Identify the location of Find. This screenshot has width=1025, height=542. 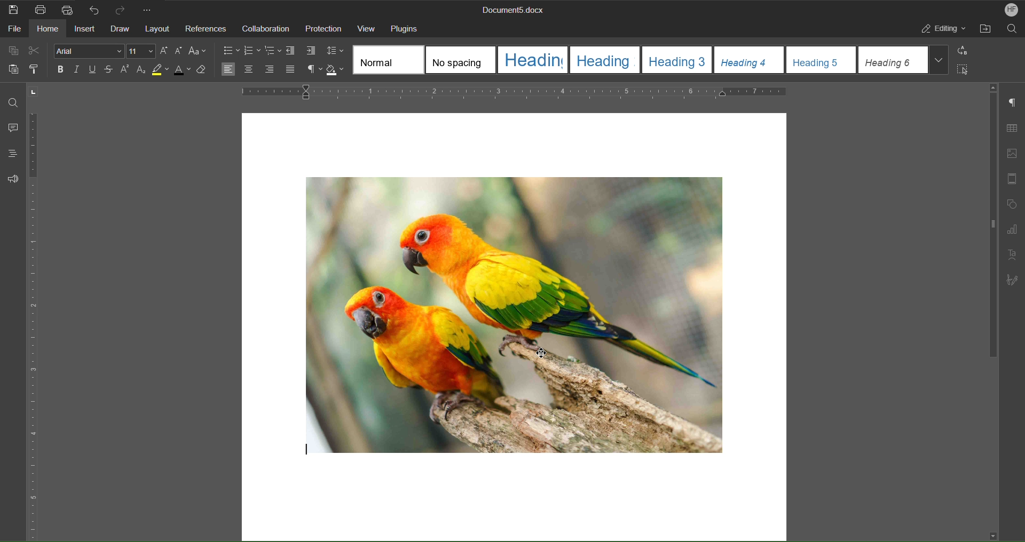
(13, 102).